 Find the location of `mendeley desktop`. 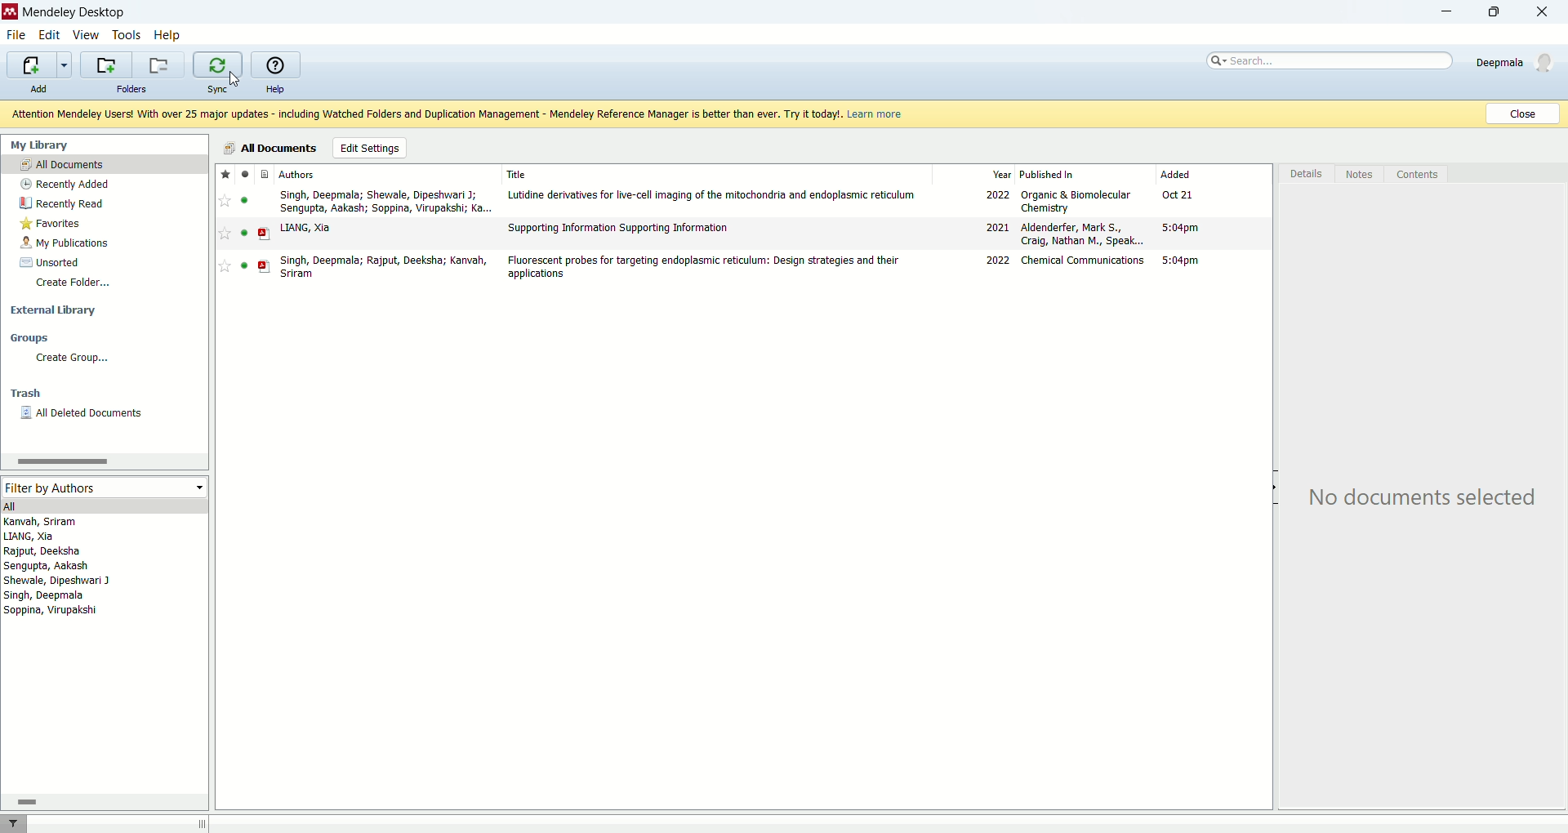

mendeley desktop is located at coordinates (73, 12).